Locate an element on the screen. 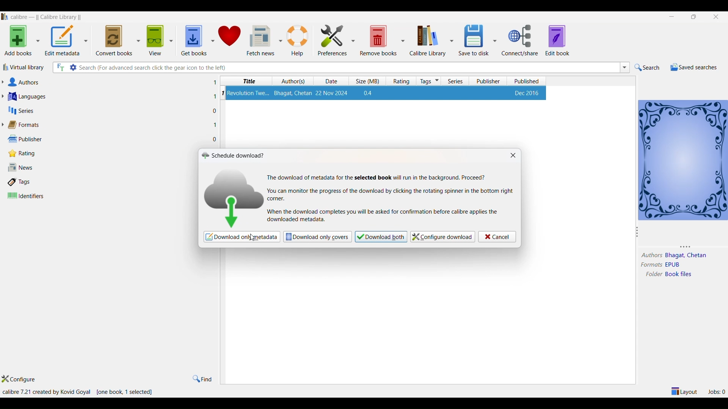 The height and width of the screenshot is (409, 728). folder name is located at coordinates (679, 276).